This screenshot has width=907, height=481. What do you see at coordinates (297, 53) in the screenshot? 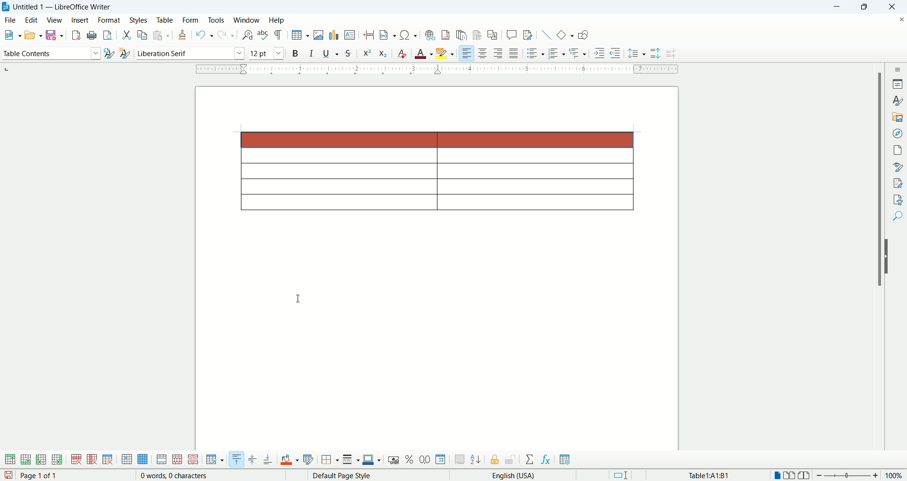
I see `bold` at bounding box center [297, 53].